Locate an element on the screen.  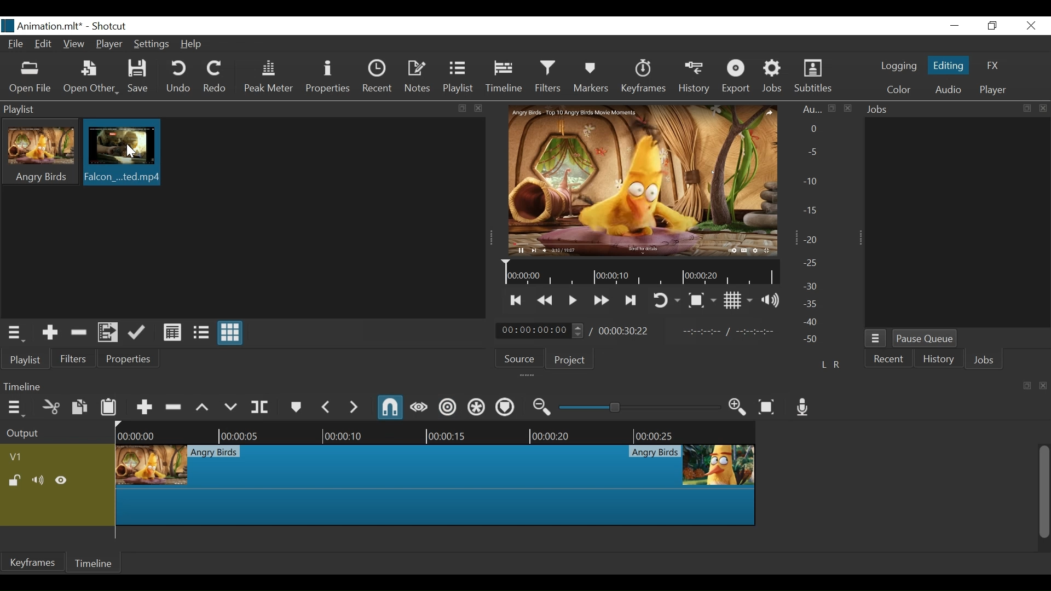
Properties is located at coordinates (329, 78).